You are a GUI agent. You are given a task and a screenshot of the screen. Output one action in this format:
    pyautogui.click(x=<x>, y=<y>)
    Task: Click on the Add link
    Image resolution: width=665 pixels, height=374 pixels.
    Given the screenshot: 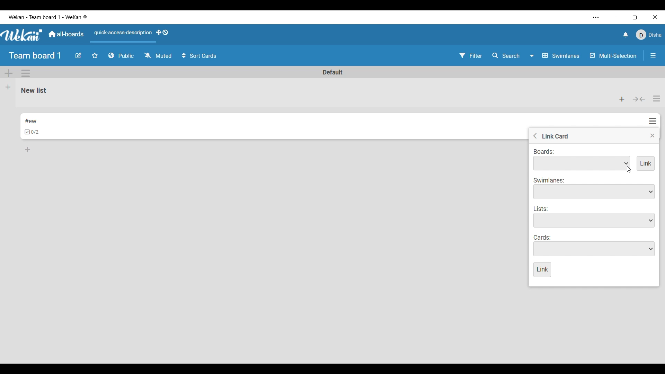 What is the action you would take?
    pyautogui.click(x=646, y=163)
    